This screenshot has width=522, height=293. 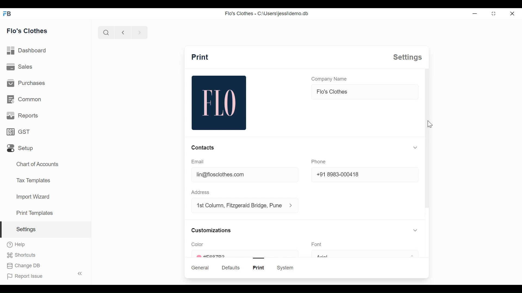 I want to click on reports, so click(x=23, y=116).